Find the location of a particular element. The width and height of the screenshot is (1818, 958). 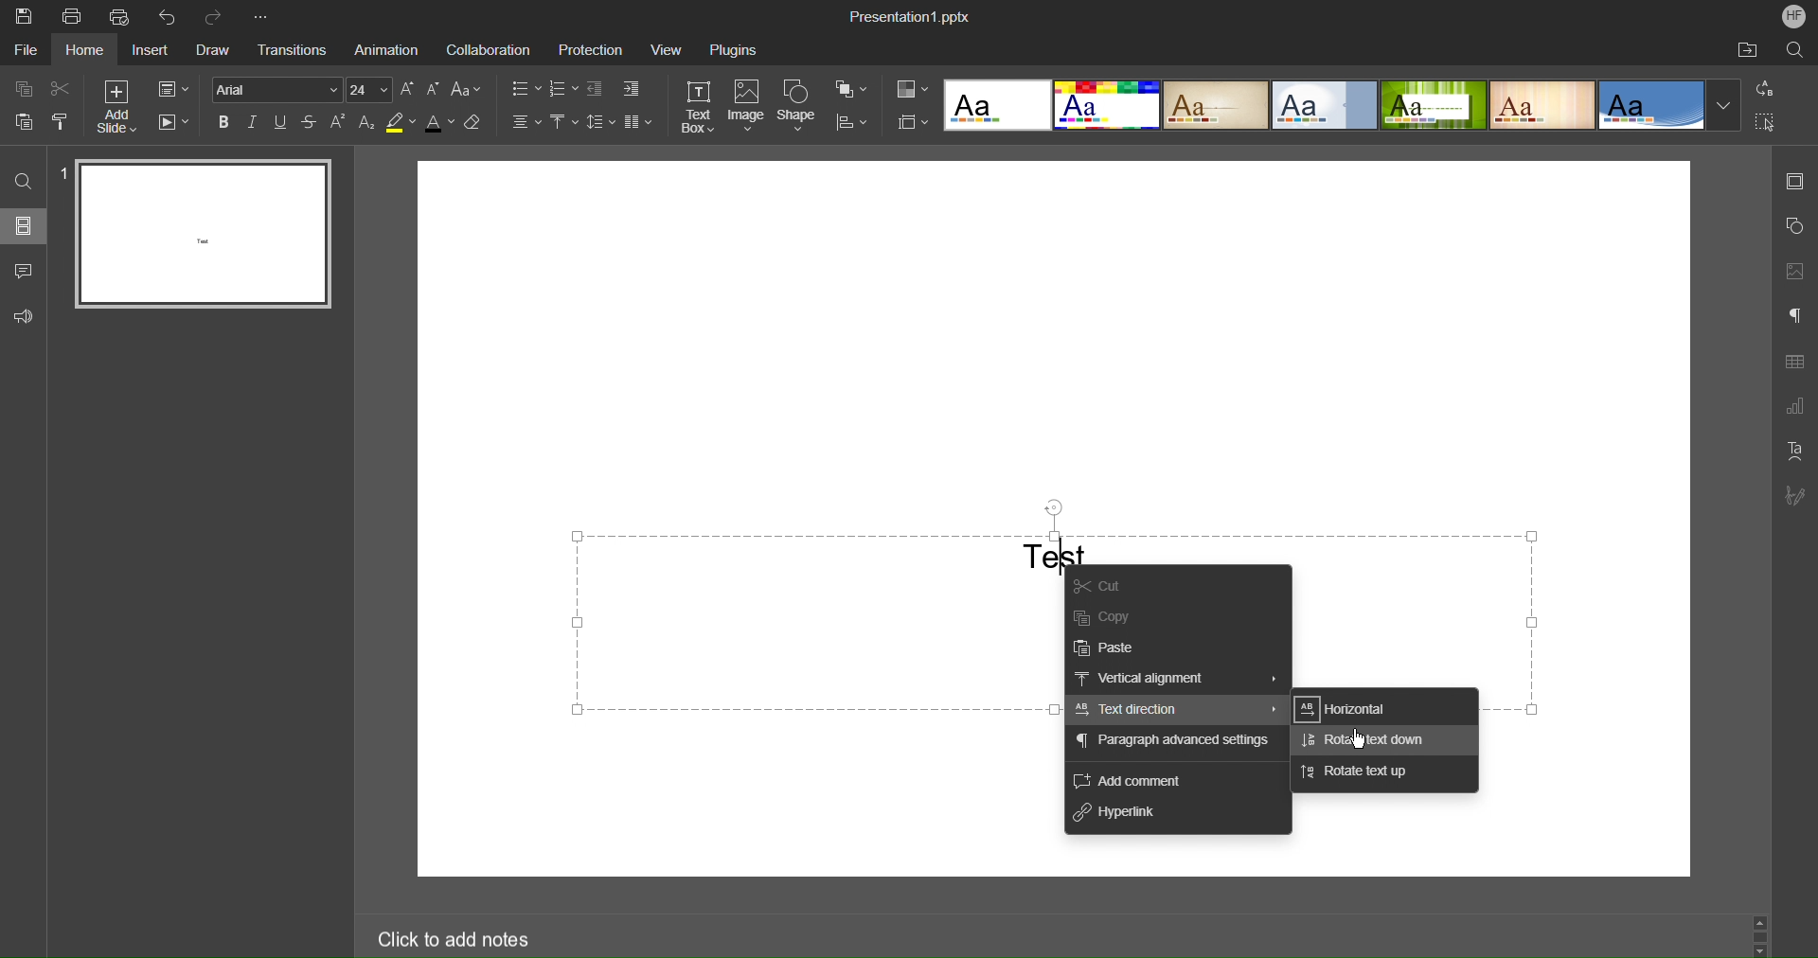

Rotate text up is located at coordinates (1355, 773).